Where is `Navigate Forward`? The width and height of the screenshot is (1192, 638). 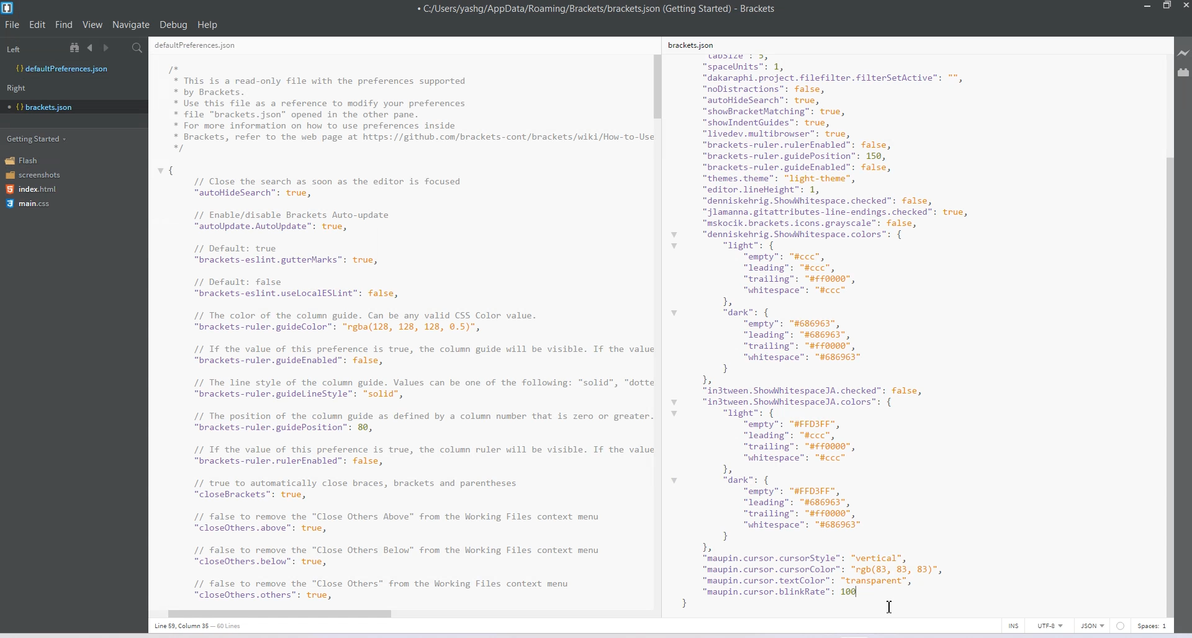
Navigate Forward is located at coordinates (107, 48).